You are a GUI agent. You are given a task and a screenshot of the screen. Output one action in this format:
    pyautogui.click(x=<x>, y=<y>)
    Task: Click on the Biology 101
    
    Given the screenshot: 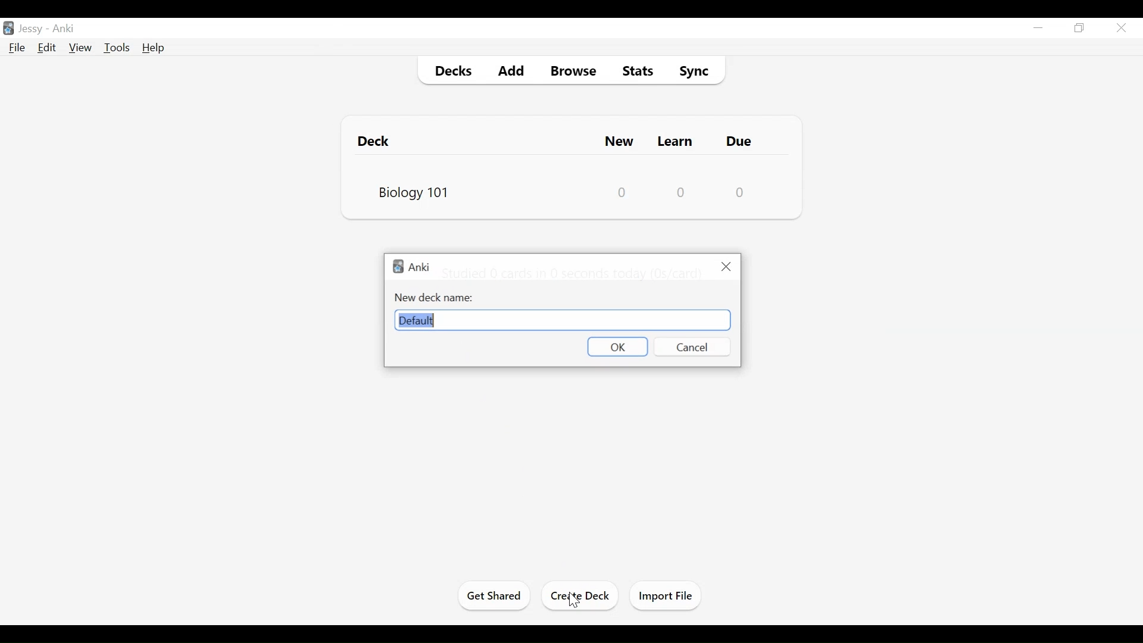 What is the action you would take?
    pyautogui.click(x=413, y=191)
    